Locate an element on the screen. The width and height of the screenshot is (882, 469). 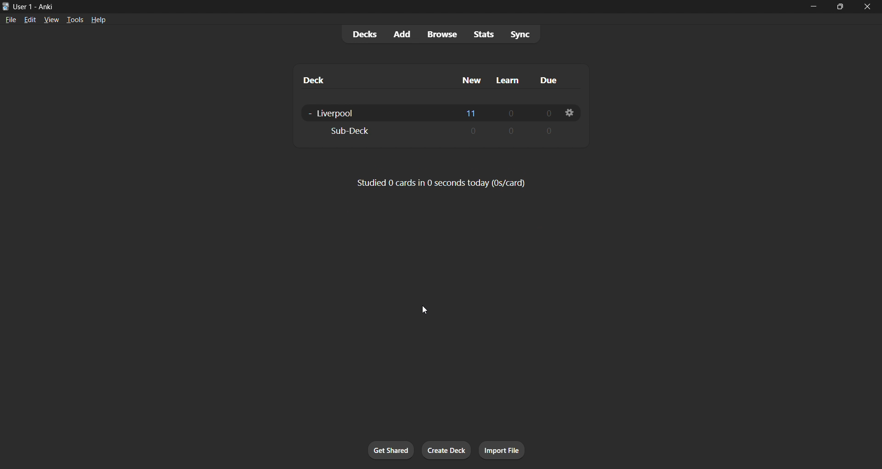
edit is located at coordinates (30, 19).